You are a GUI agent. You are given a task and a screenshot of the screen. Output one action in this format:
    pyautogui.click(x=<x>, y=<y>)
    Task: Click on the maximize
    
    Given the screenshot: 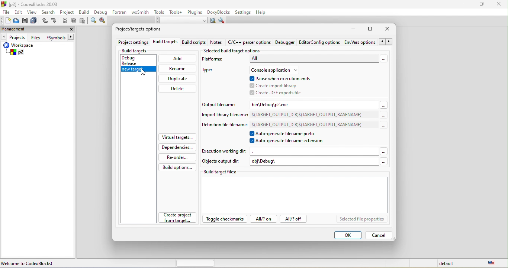 What is the action you would take?
    pyautogui.click(x=371, y=29)
    